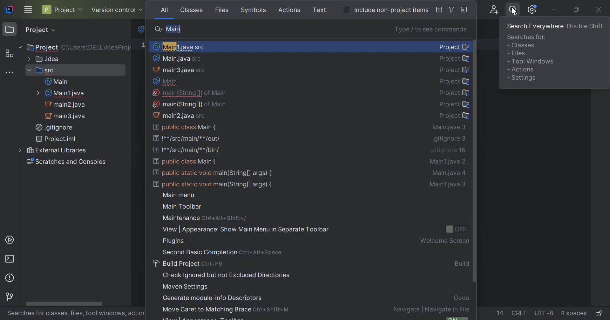 This screenshot has width=610, height=320. Describe the element at coordinates (458, 318) in the screenshot. I see `ON` at that location.